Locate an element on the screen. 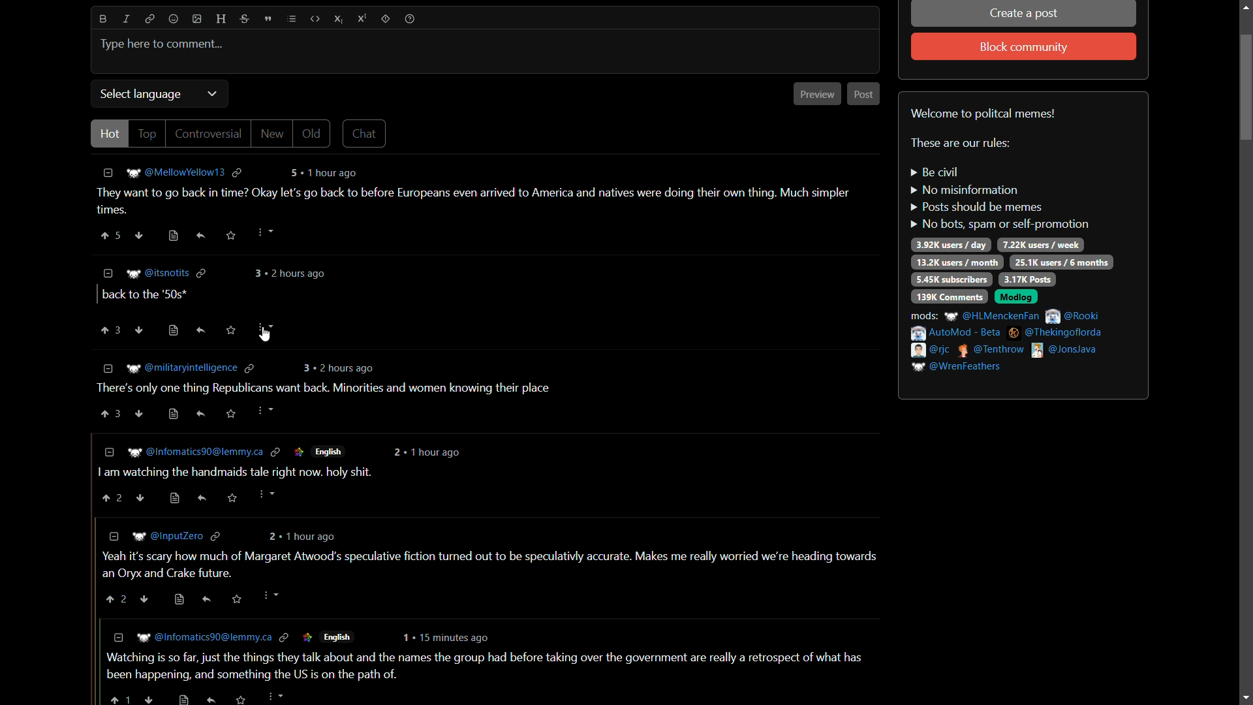  comment-5 is located at coordinates (495, 565).